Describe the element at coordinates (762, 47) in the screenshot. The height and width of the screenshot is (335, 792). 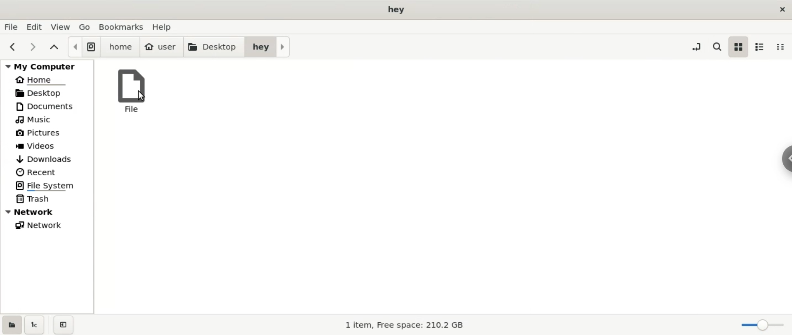
I see `list view` at that location.